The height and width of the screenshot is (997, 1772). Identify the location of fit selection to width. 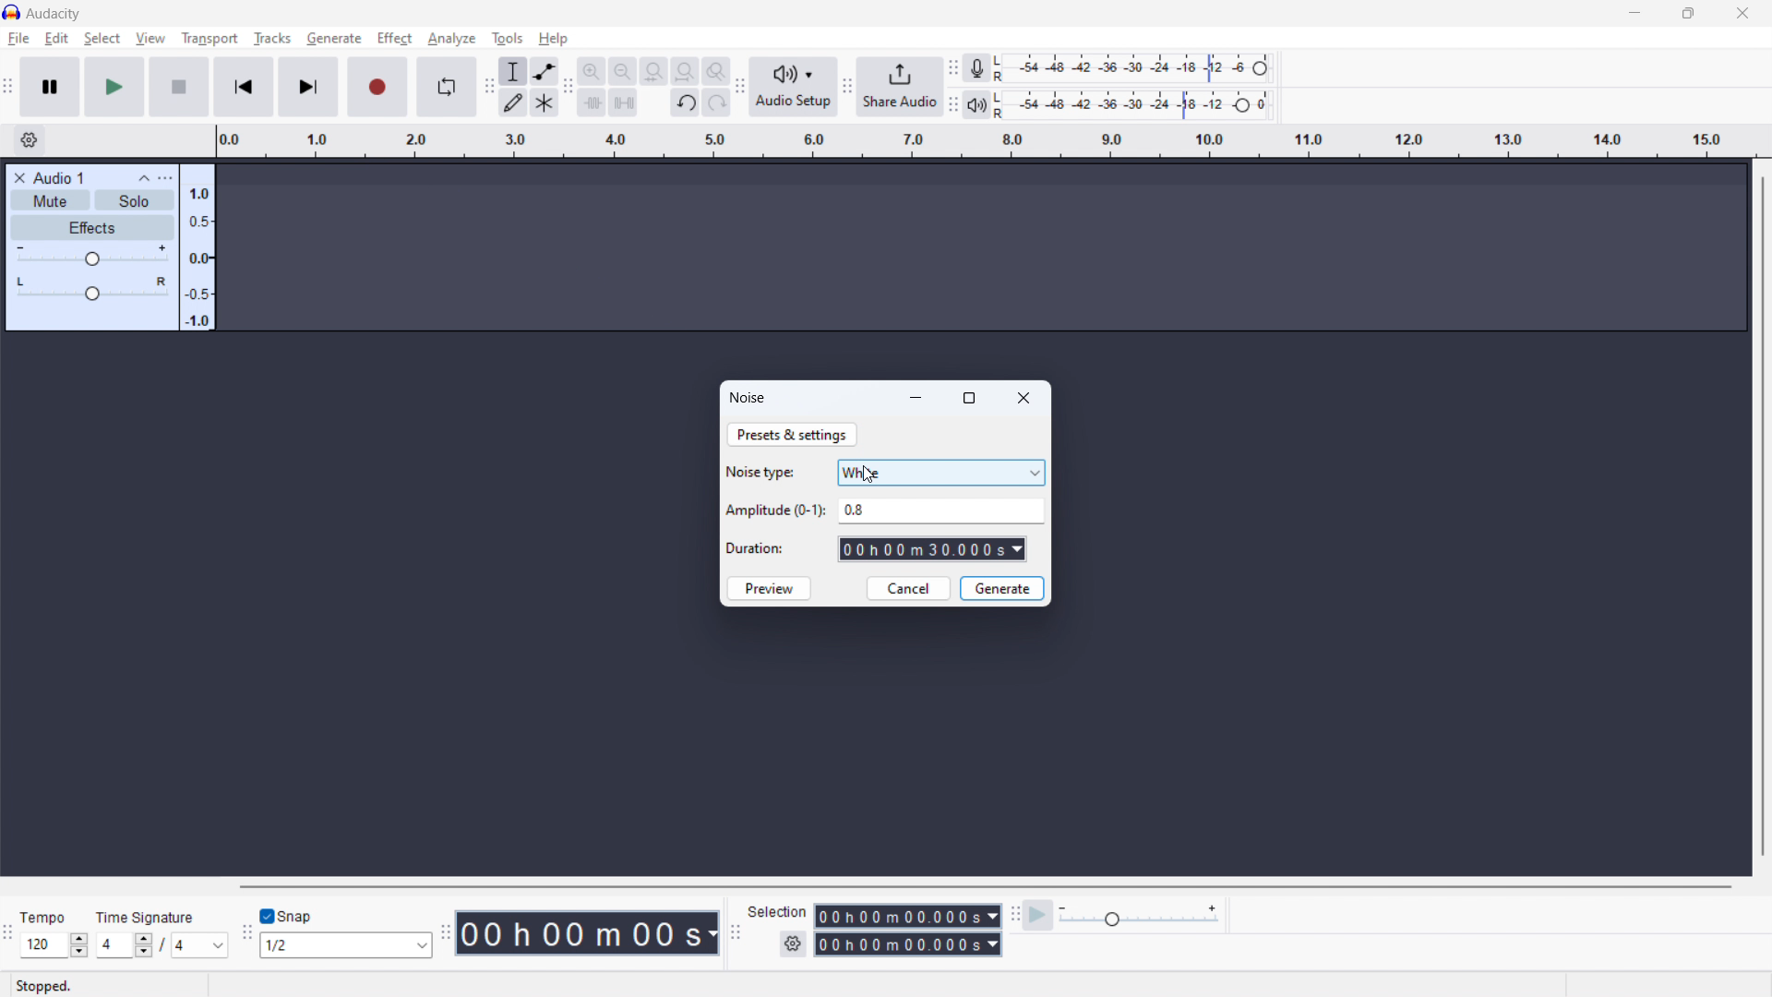
(653, 70).